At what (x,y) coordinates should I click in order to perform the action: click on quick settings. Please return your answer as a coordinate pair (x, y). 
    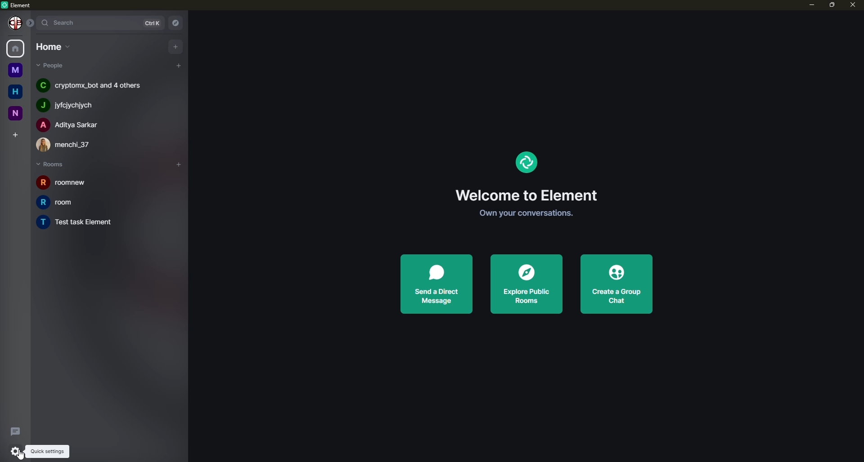
    Looking at the image, I should click on (47, 451).